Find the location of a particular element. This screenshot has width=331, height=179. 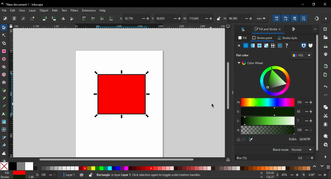

scroll bar is located at coordinates (317, 94).